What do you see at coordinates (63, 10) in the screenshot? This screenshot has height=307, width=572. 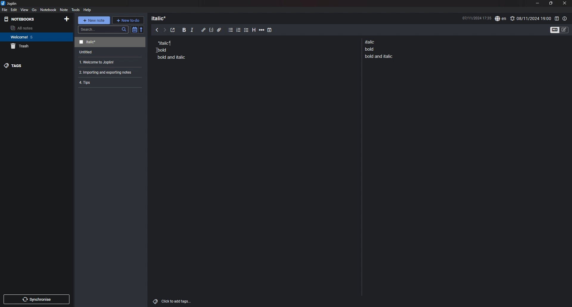 I see `note` at bounding box center [63, 10].